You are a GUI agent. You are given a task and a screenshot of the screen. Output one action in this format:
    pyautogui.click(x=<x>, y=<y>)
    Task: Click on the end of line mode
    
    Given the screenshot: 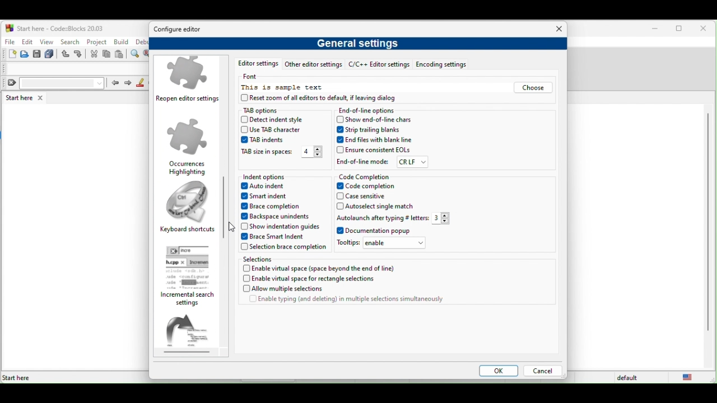 What is the action you would take?
    pyautogui.click(x=363, y=161)
    